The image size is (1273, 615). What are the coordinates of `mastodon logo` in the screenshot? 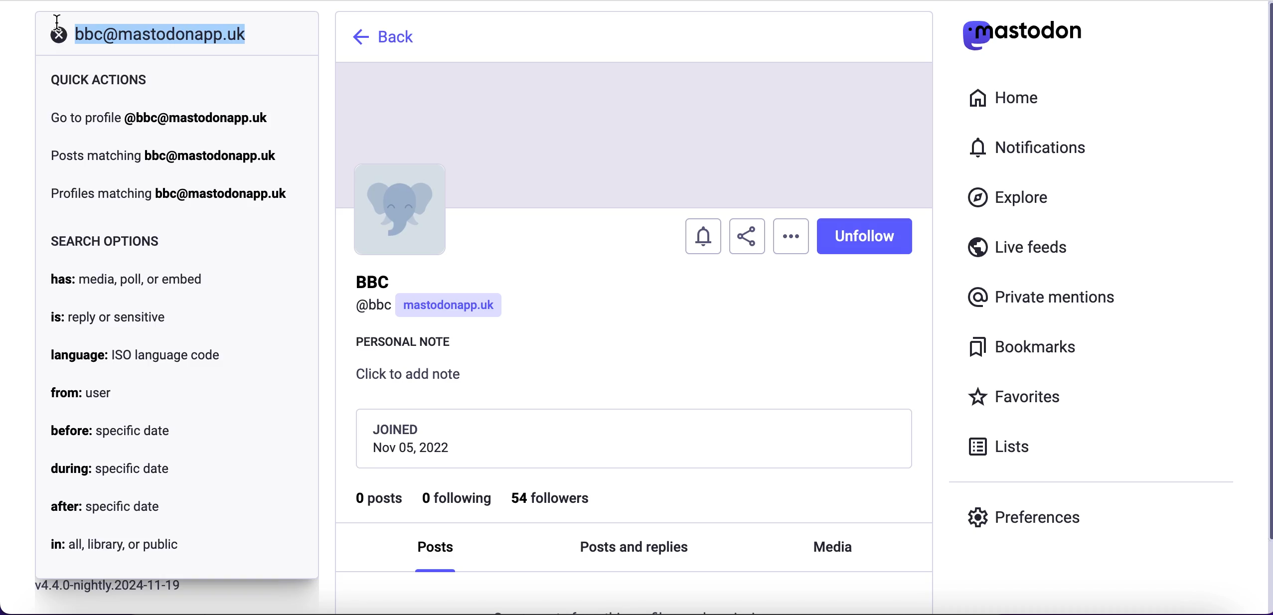 It's located at (1022, 32).